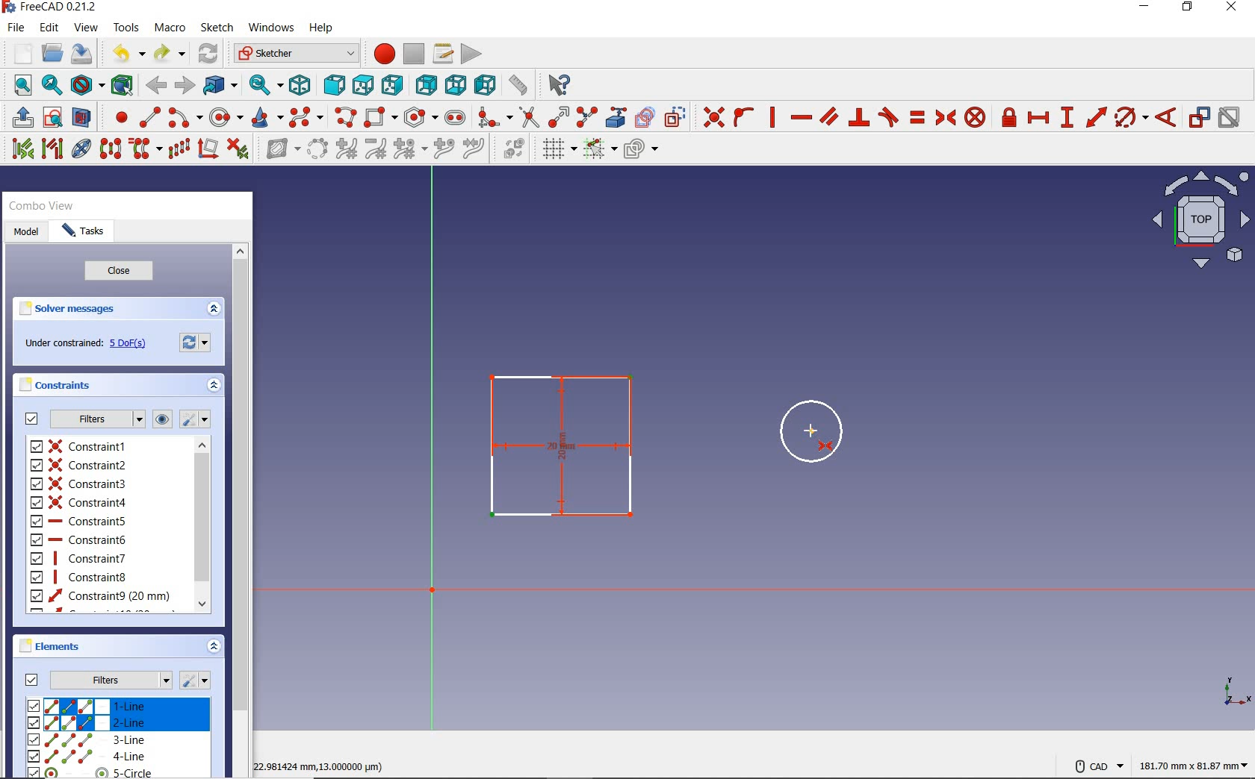  What do you see at coordinates (215, 387) in the screenshot?
I see `expand` at bounding box center [215, 387].